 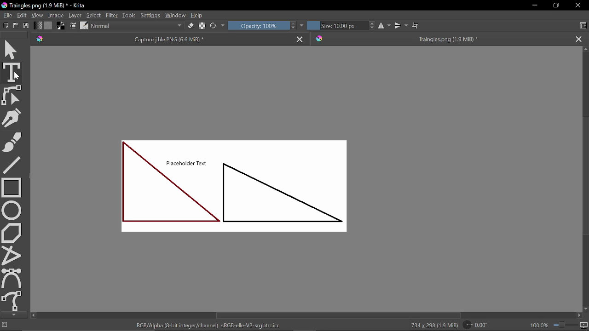 I want to click on Move up, so click(x=585, y=49).